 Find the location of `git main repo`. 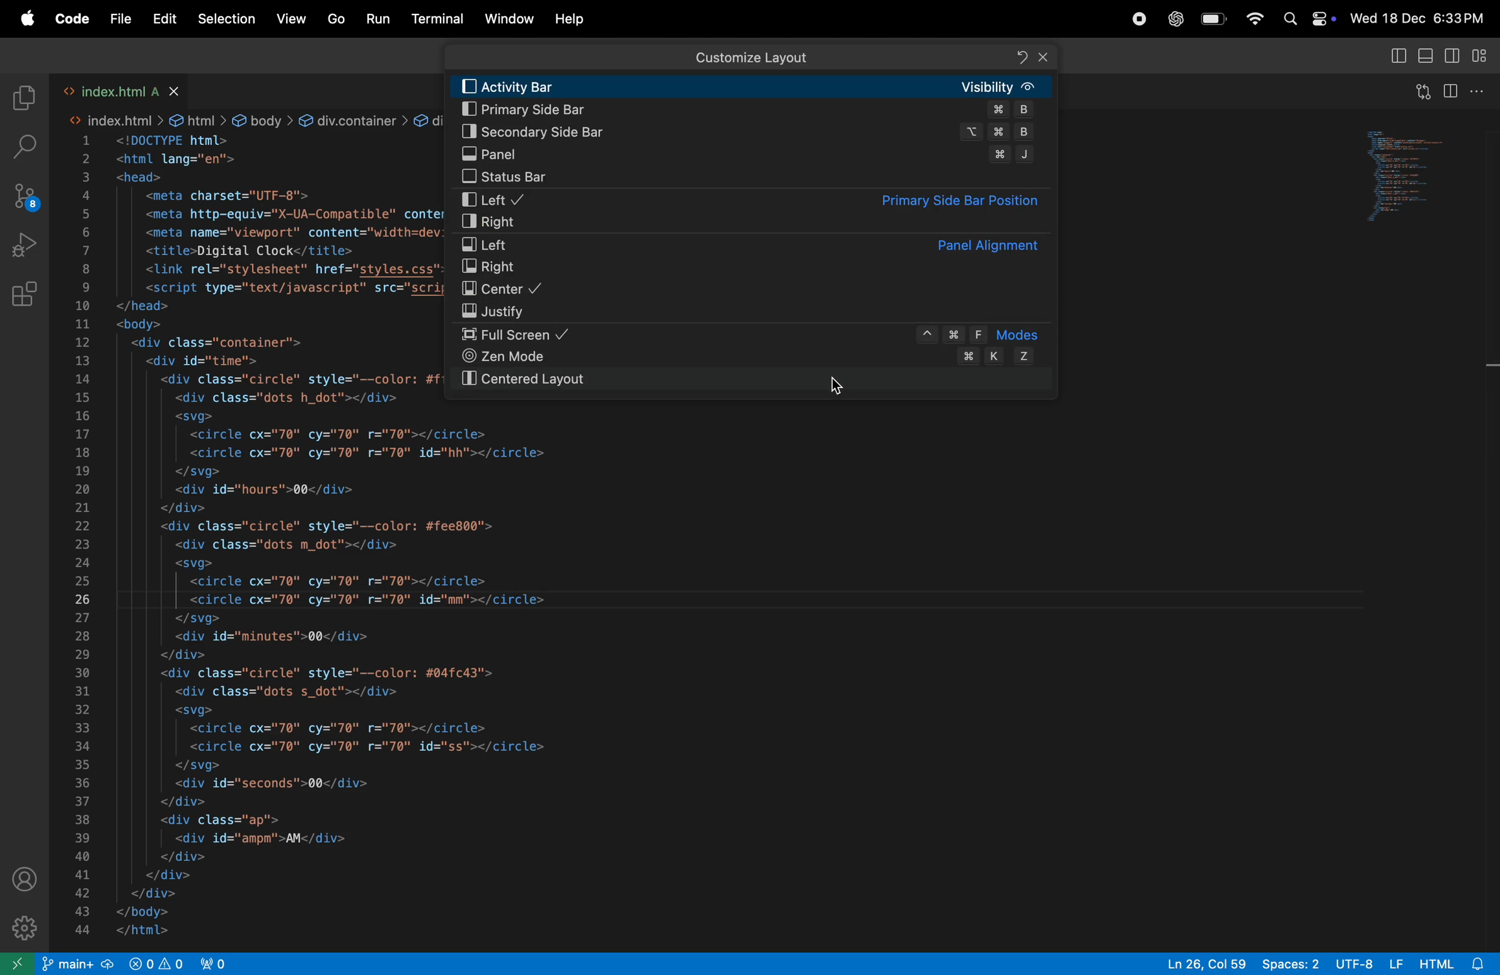

git main repo is located at coordinates (79, 964).